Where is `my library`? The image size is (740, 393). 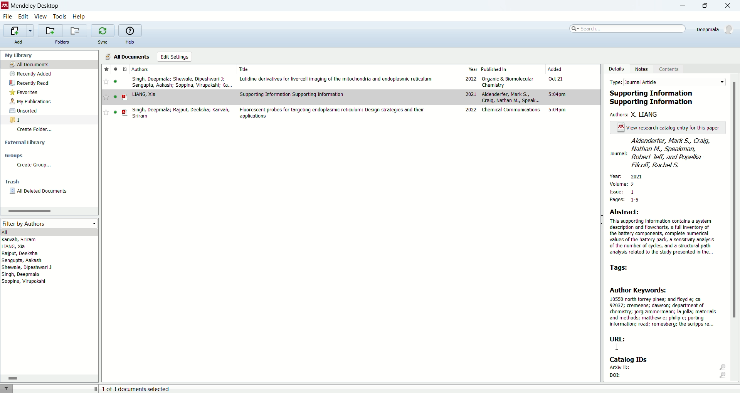 my library is located at coordinates (19, 55).